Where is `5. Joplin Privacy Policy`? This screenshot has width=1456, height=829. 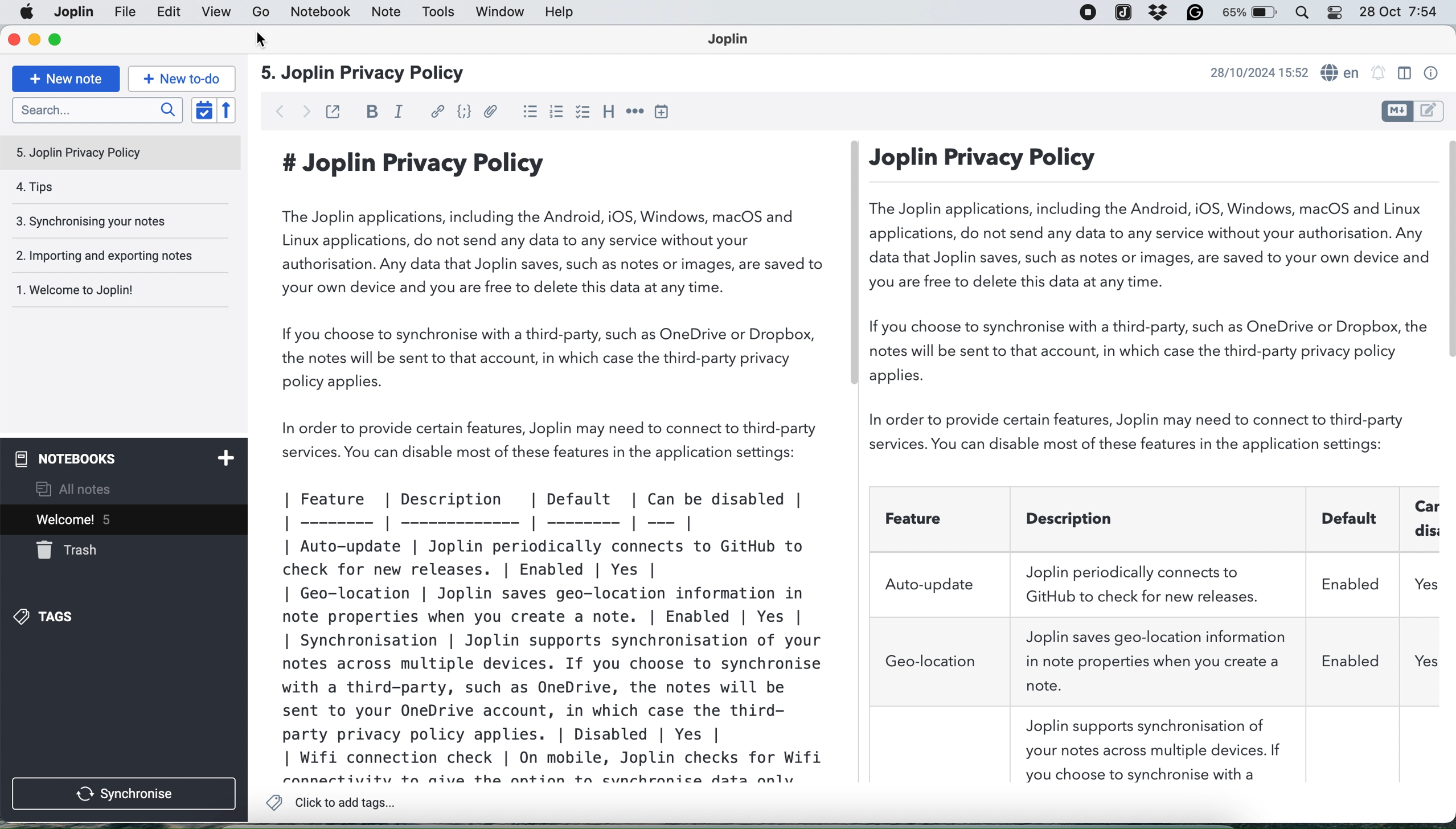
5. Joplin Privacy Policy is located at coordinates (366, 73).